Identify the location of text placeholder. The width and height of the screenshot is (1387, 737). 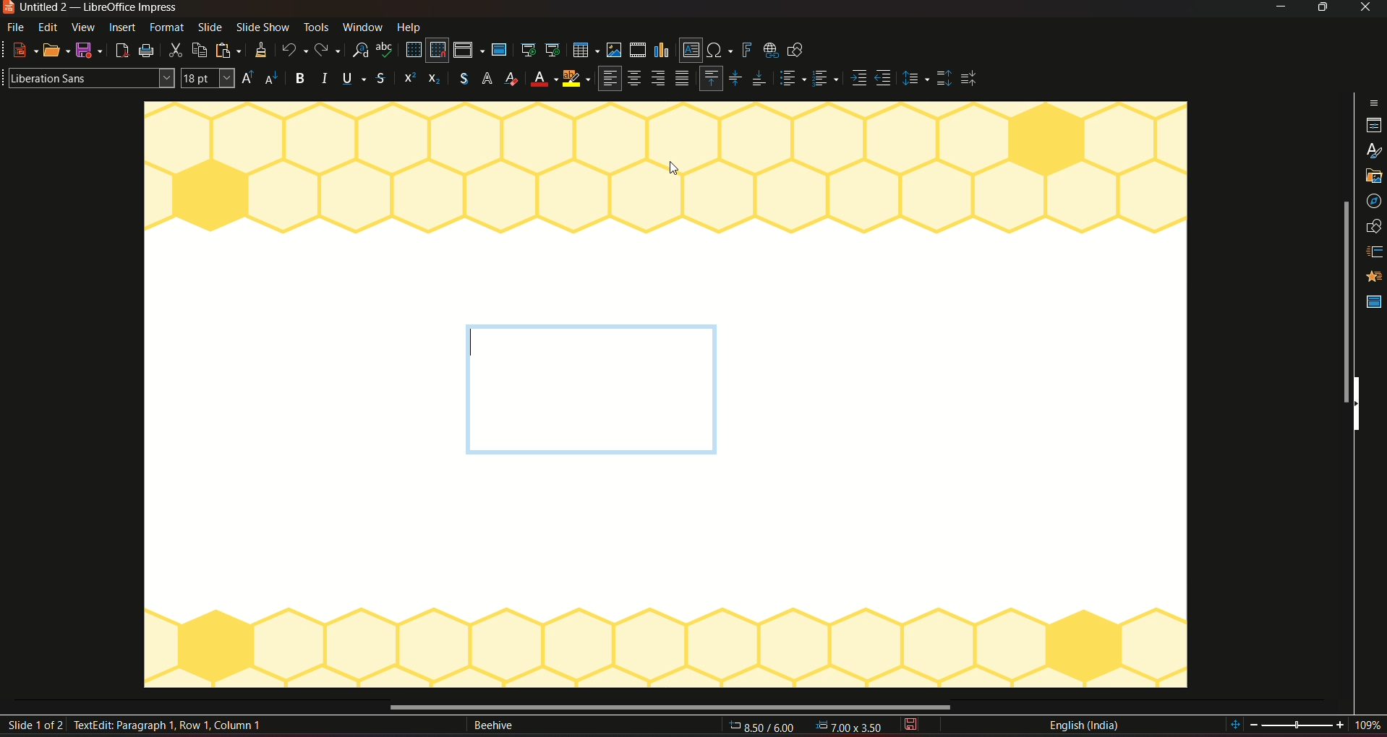
(589, 389).